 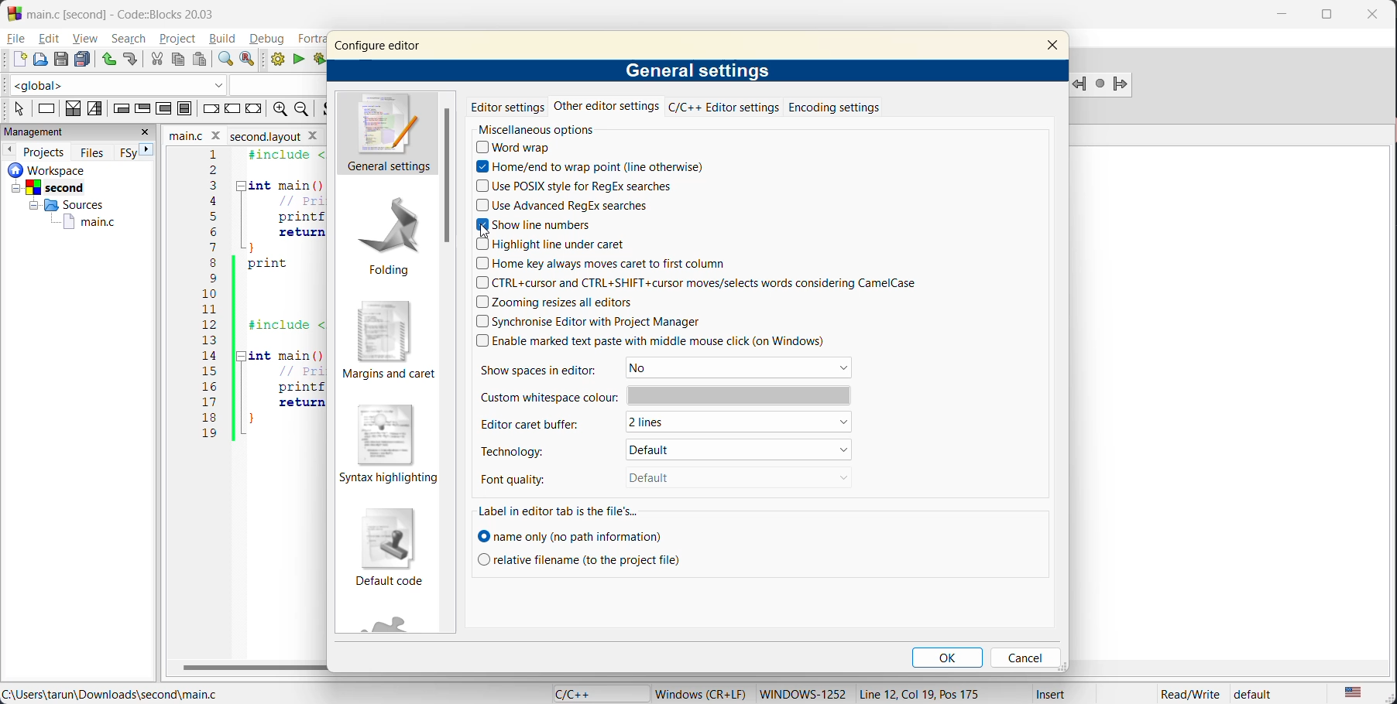 I want to click on folding, so click(x=390, y=233).